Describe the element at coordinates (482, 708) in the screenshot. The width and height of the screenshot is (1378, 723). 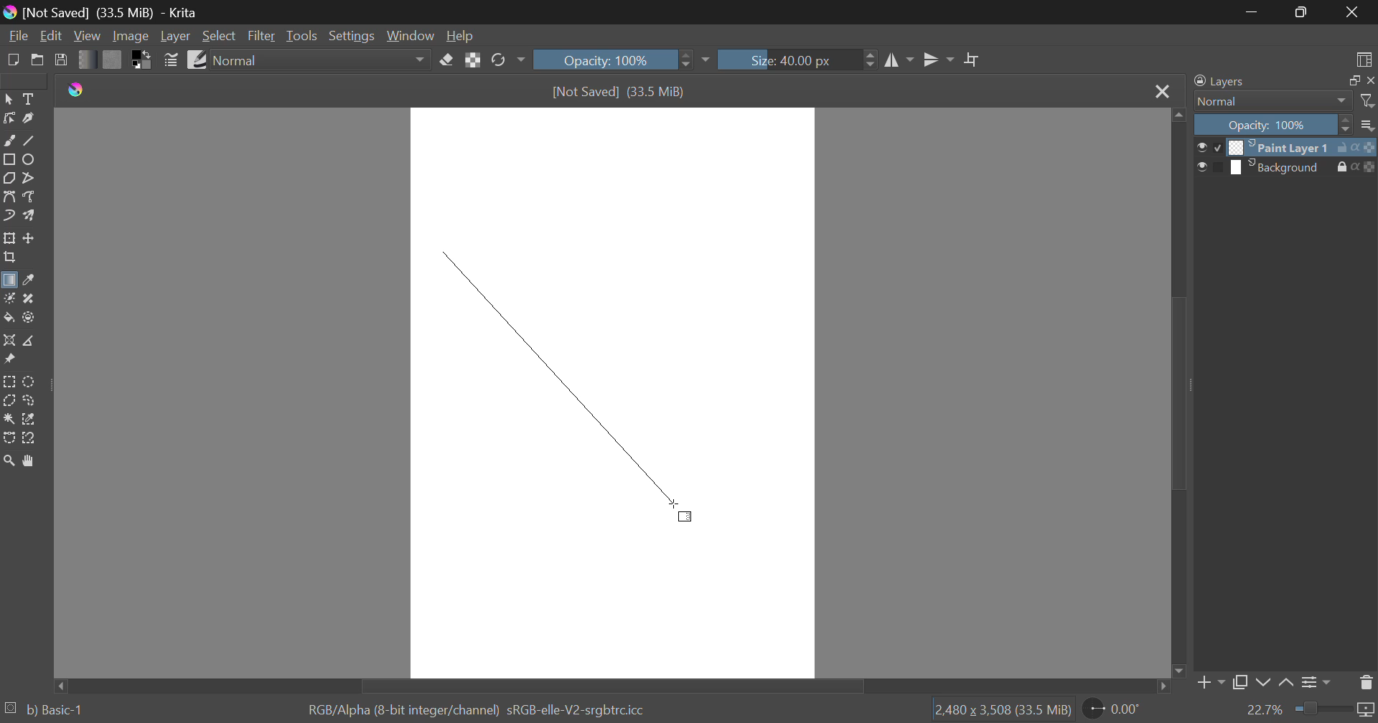
I see `RGB/Alpha (8-bit integer/channel) sRGB-elle-V2-srgbtrc.icc` at that location.